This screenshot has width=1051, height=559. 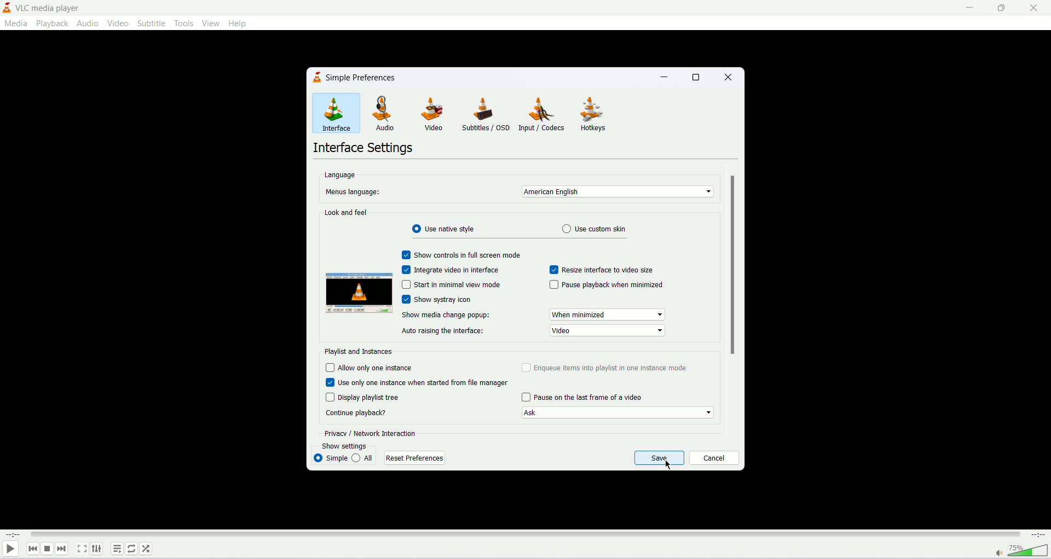 I want to click on help, so click(x=240, y=24).